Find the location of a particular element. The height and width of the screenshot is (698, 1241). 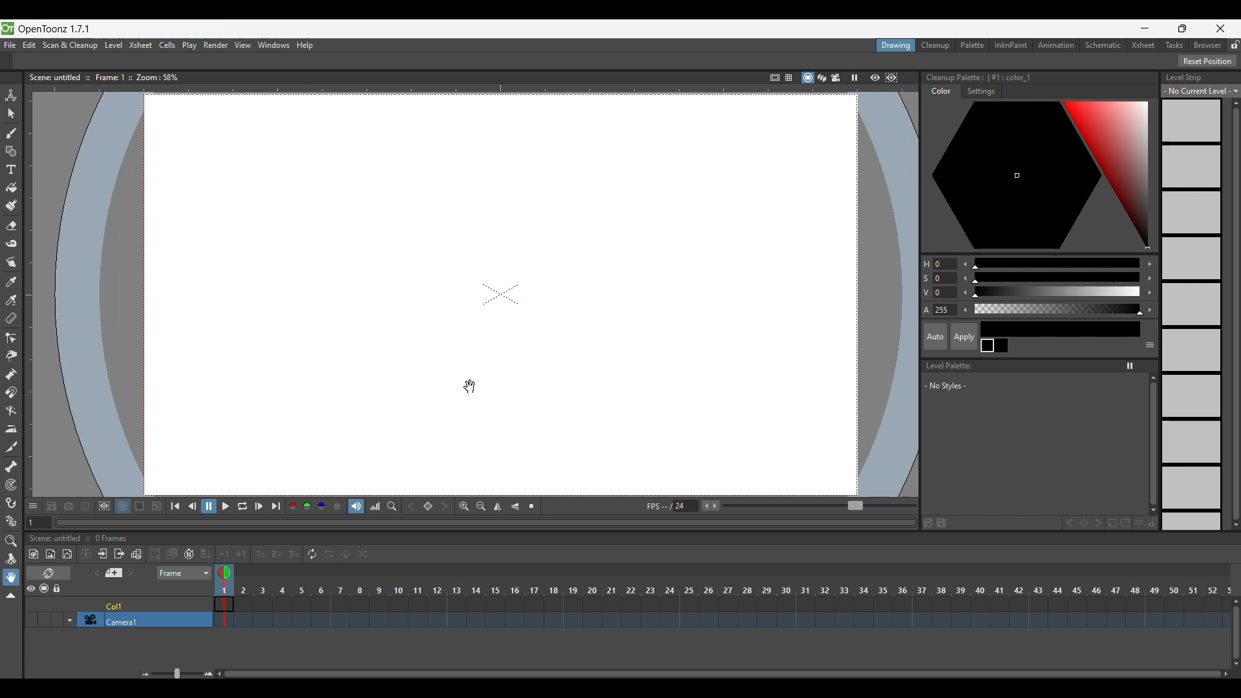

Lock palette inputs is located at coordinates (1152, 523).